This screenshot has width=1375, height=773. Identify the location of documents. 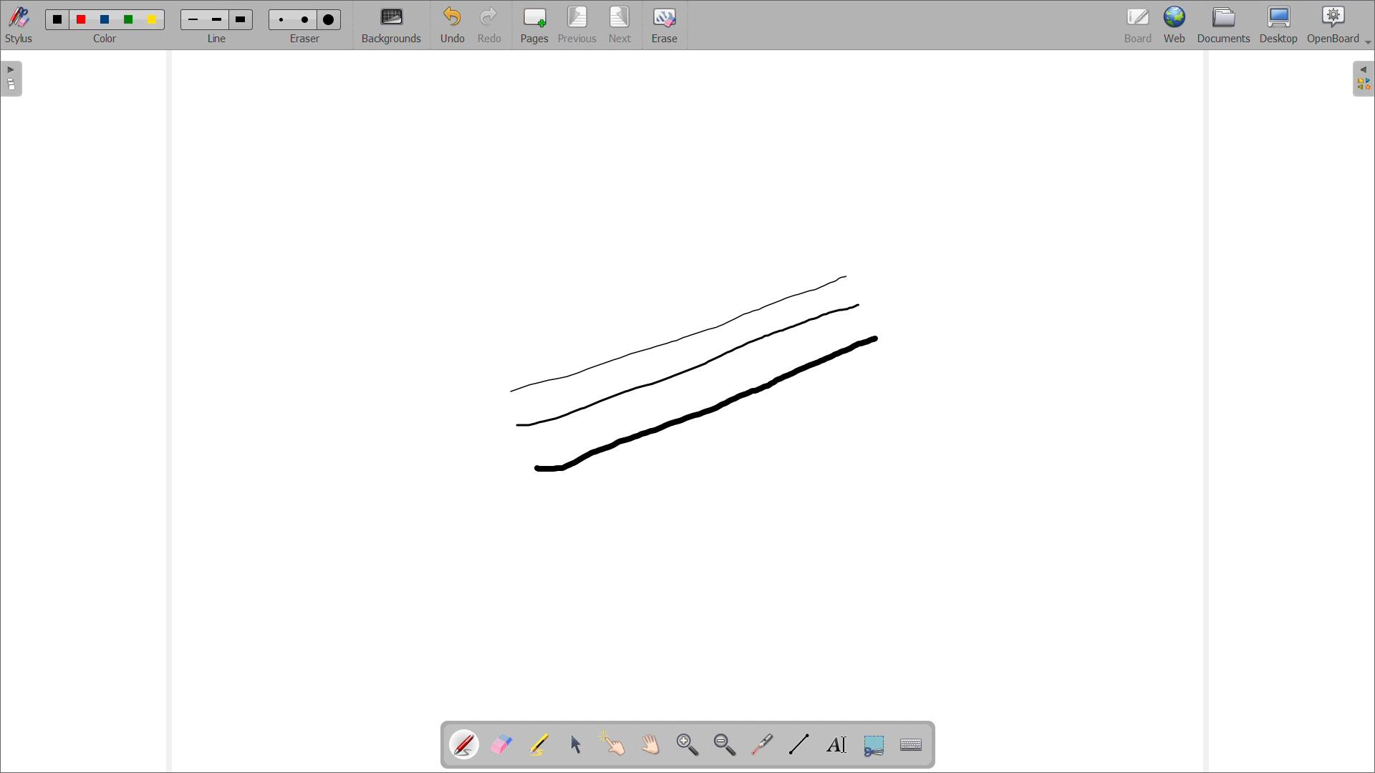
(1224, 26).